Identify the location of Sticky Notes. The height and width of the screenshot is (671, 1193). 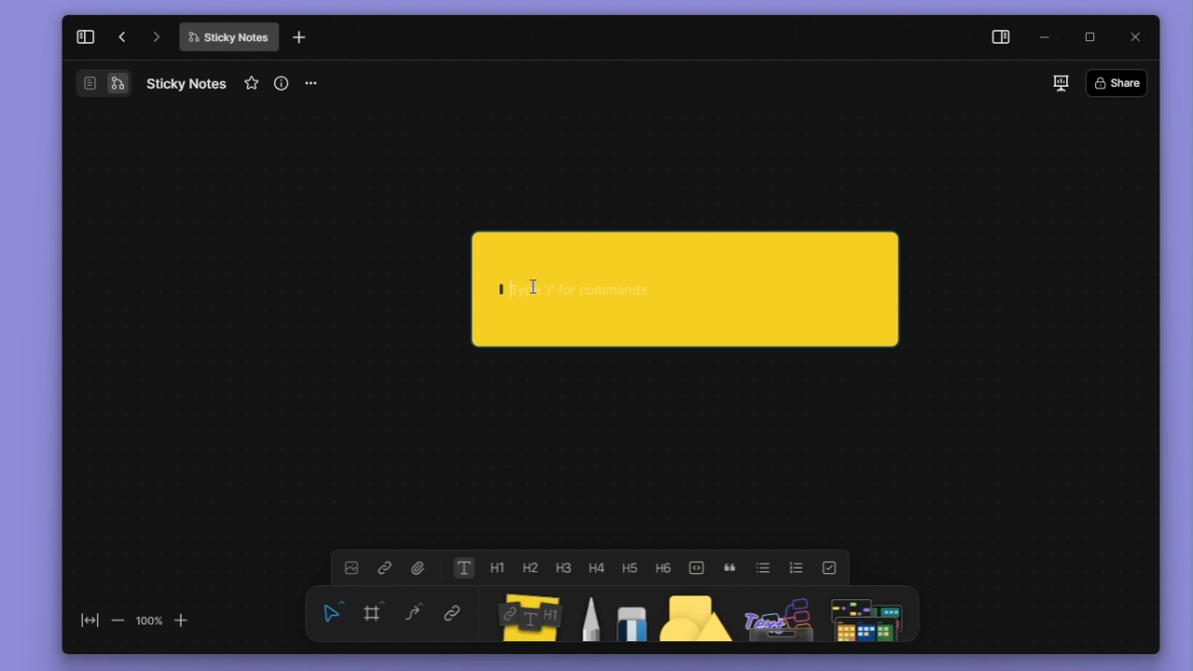
(190, 83).